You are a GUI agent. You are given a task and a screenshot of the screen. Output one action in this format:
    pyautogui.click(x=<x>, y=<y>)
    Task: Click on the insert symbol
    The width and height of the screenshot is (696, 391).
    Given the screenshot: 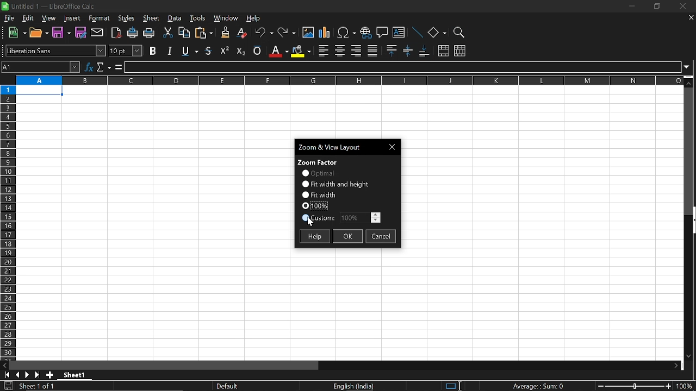 What is the action you would take?
    pyautogui.click(x=346, y=33)
    